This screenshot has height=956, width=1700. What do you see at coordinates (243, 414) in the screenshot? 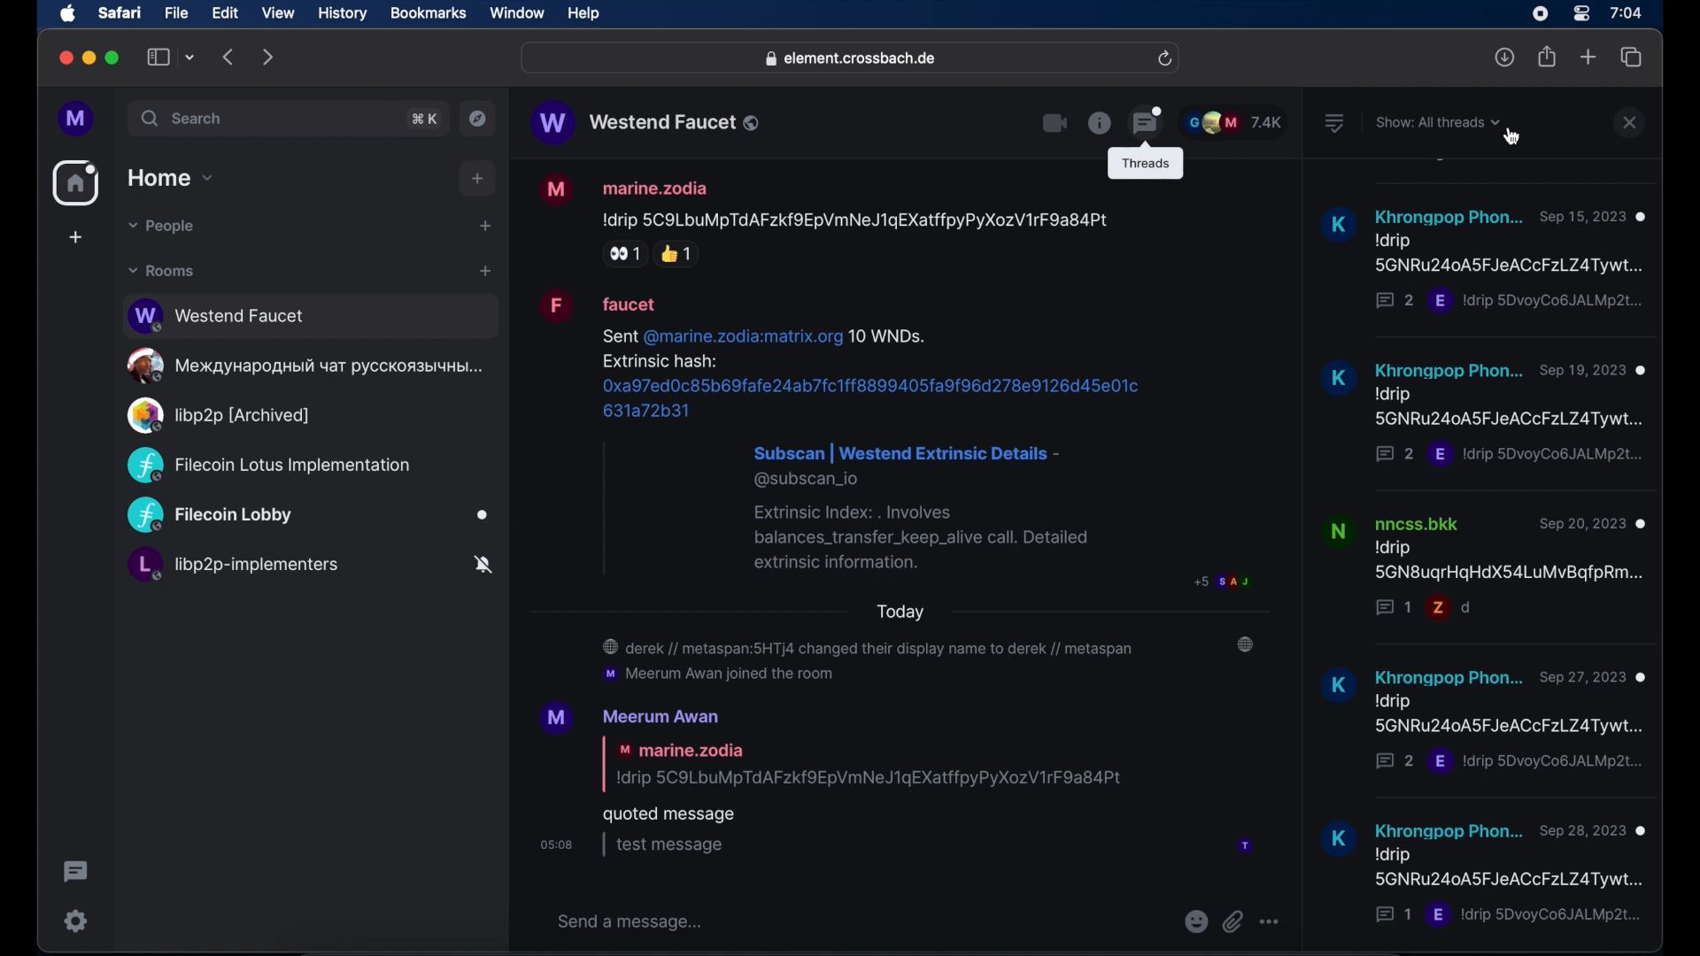
I see `Q) libp2p [Archived]` at bounding box center [243, 414].